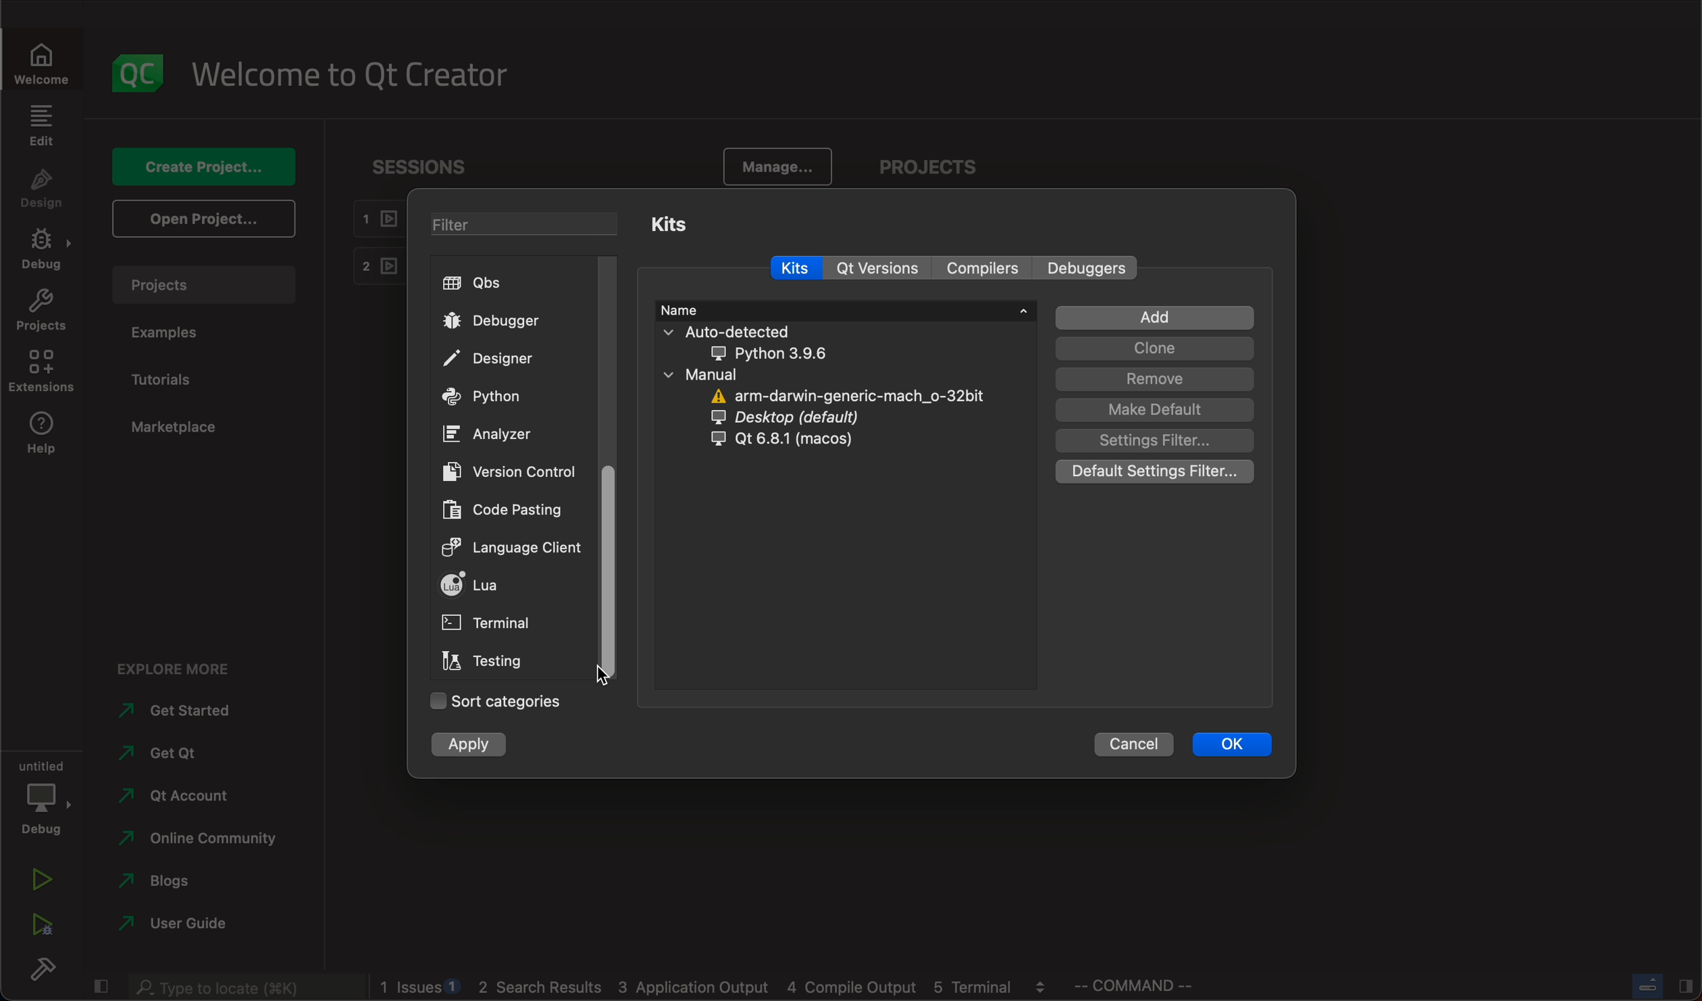 This screenshot has height=1001, width=1702. Describe the element at coordinates (165, 378) in the screenshot. I see `tutorials` at that location.